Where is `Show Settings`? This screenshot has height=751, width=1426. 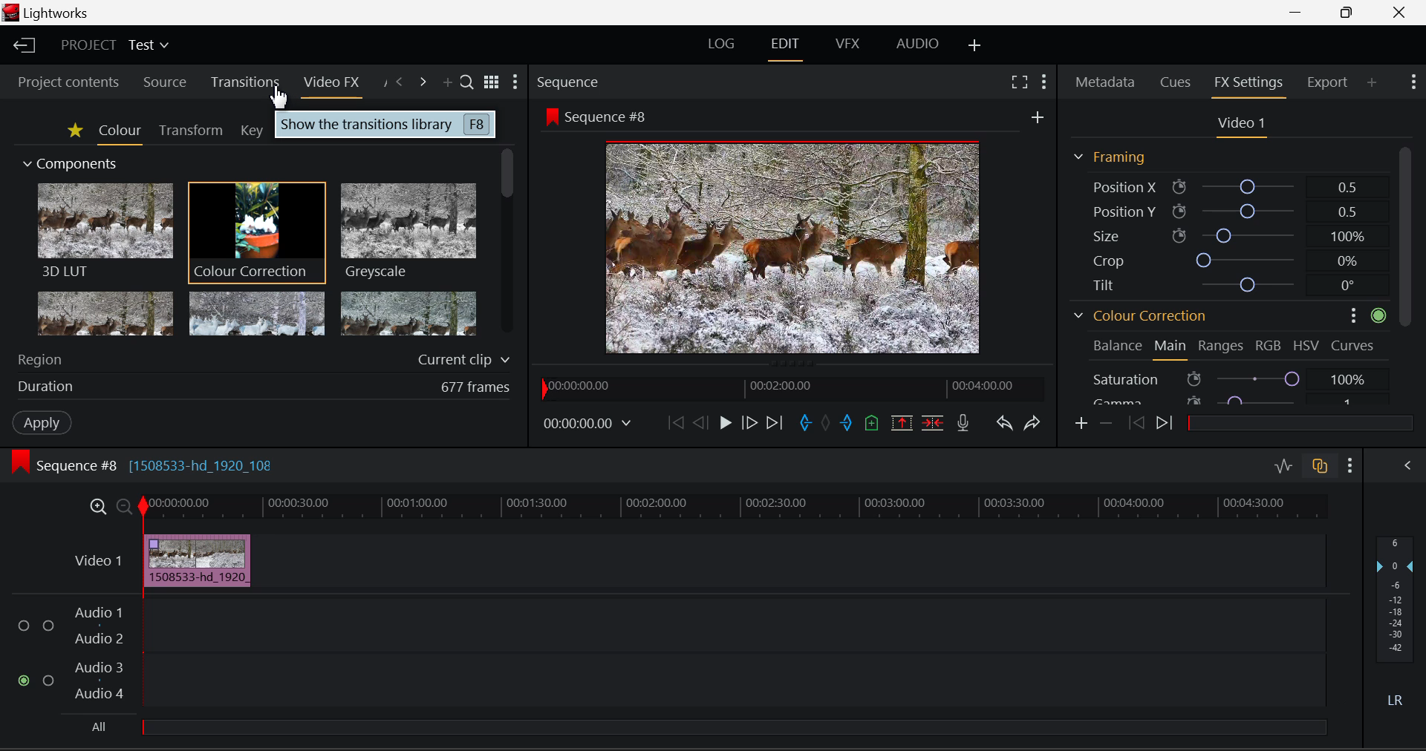
Show Settings is located at coordinates (1350, 466).